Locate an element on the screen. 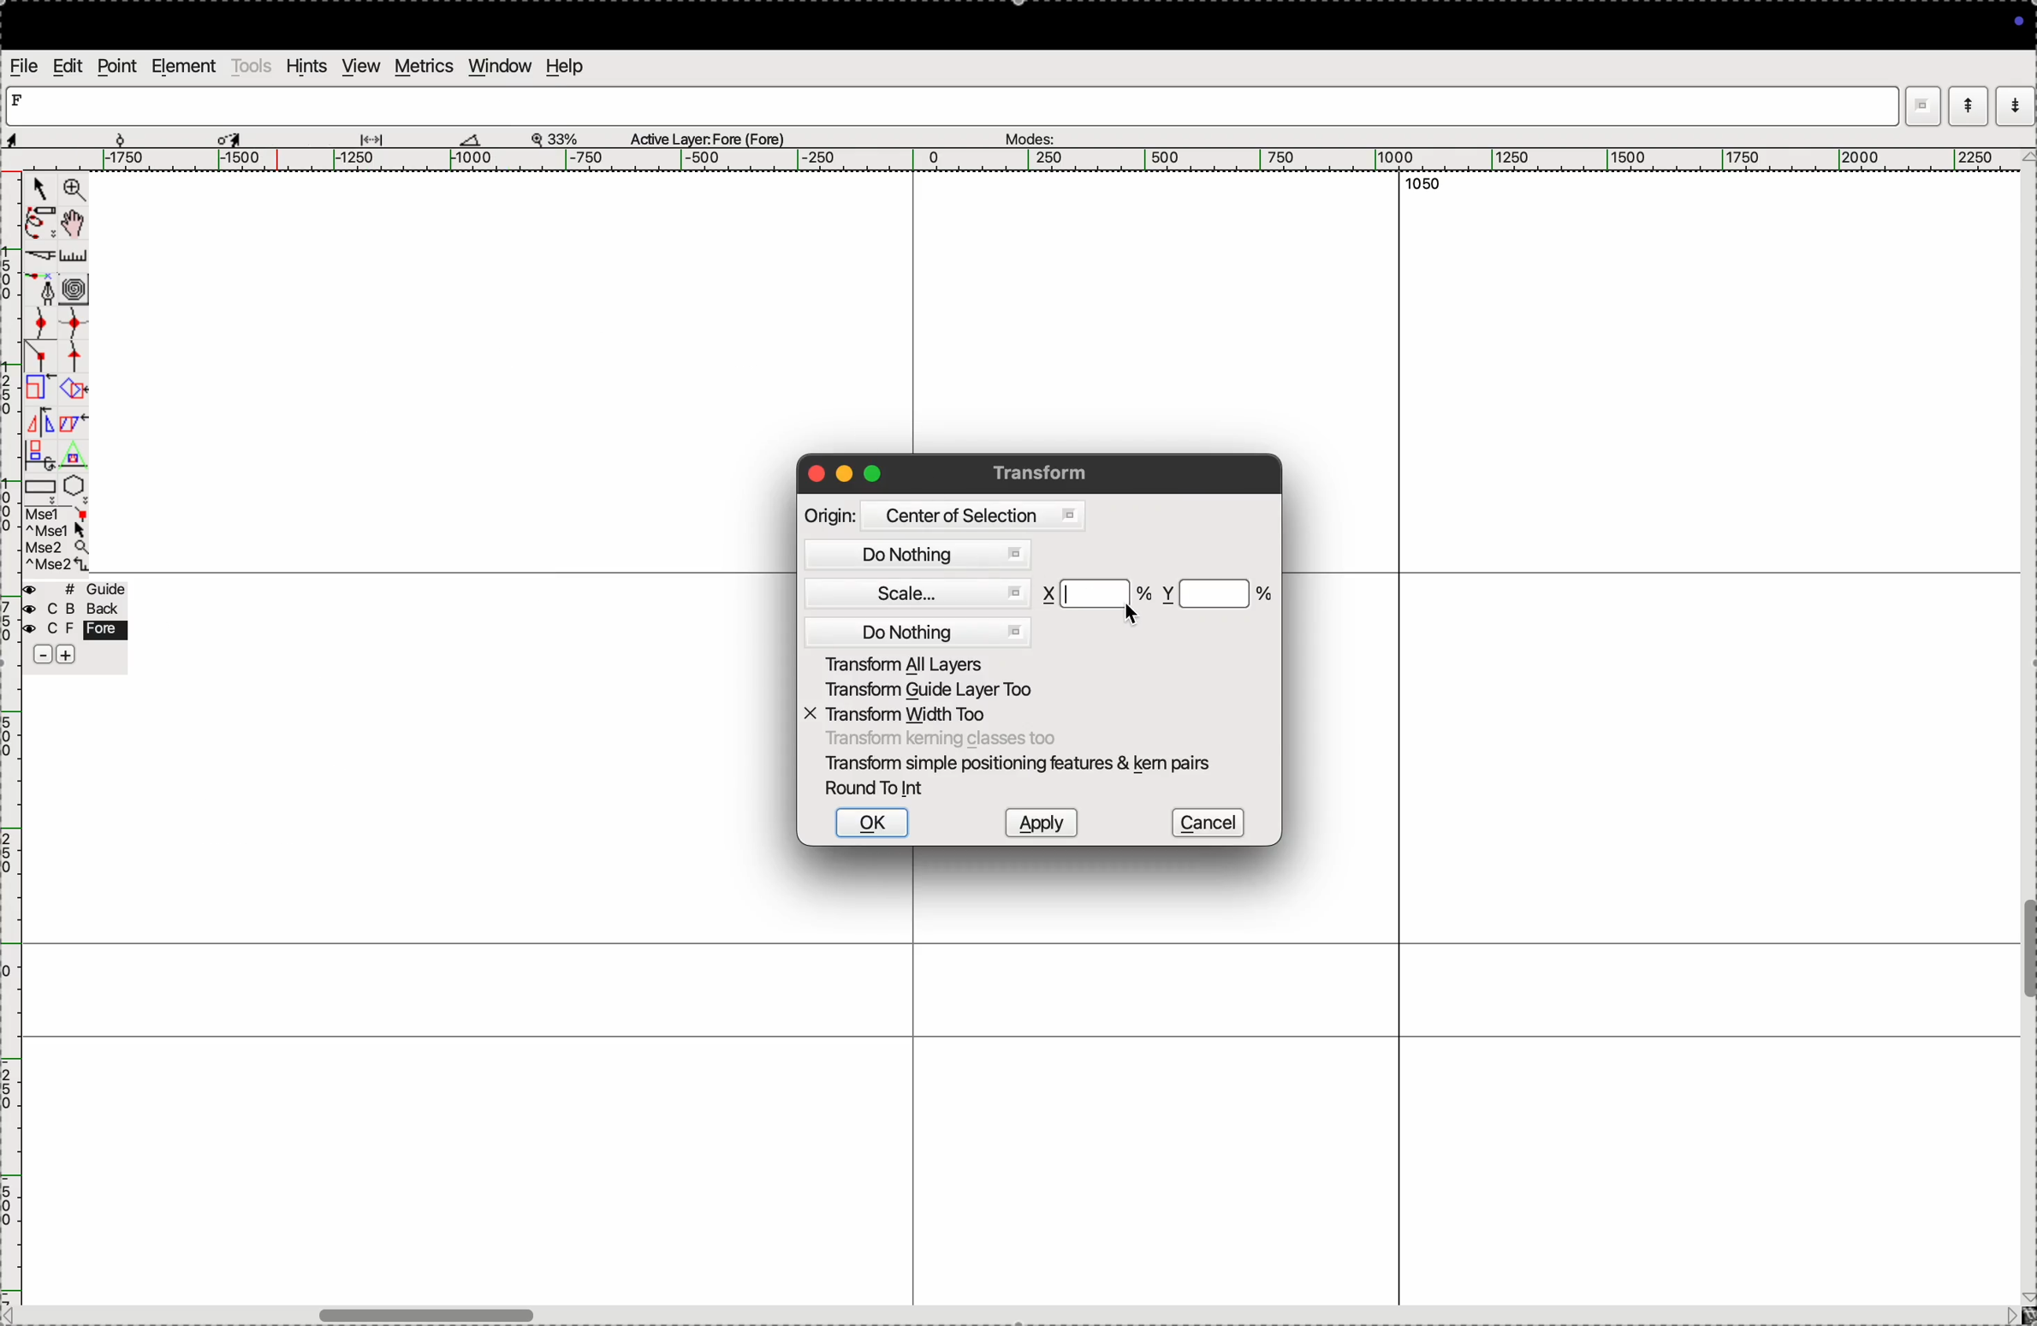 The width and height of the screenshot is (2037, 1326). y co ordinate is located at coordinates (1168, 594).